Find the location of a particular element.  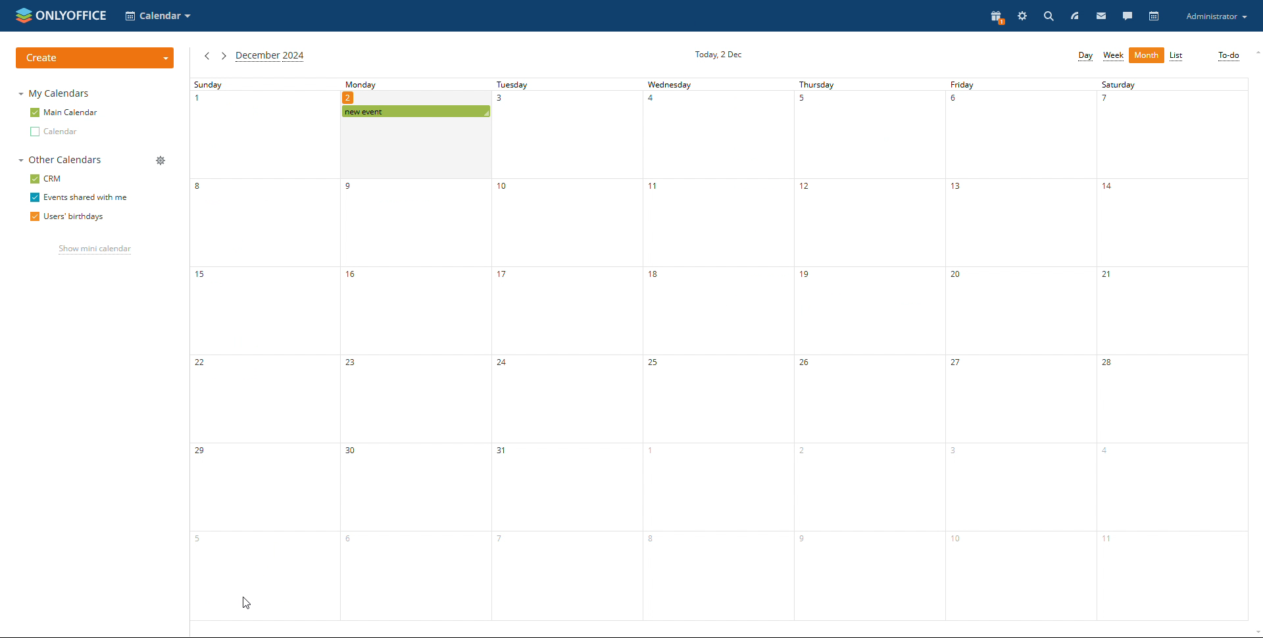

week view is located at coordinates (1114, 56).